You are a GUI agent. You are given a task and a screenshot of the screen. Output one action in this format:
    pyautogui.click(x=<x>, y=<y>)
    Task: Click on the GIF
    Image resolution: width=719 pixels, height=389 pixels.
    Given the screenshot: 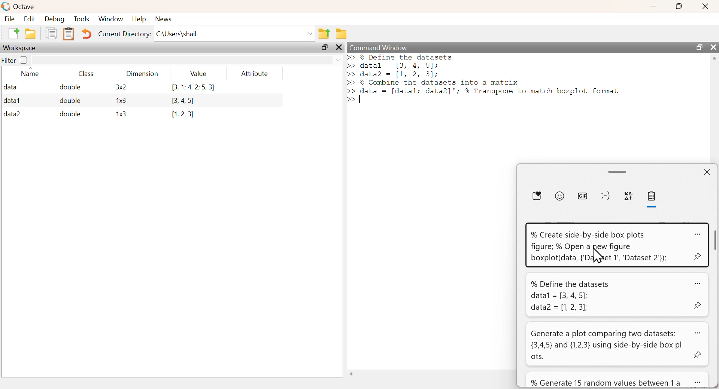 What is the action you would take?
    pyautogui.click(x=582, y=195)
    